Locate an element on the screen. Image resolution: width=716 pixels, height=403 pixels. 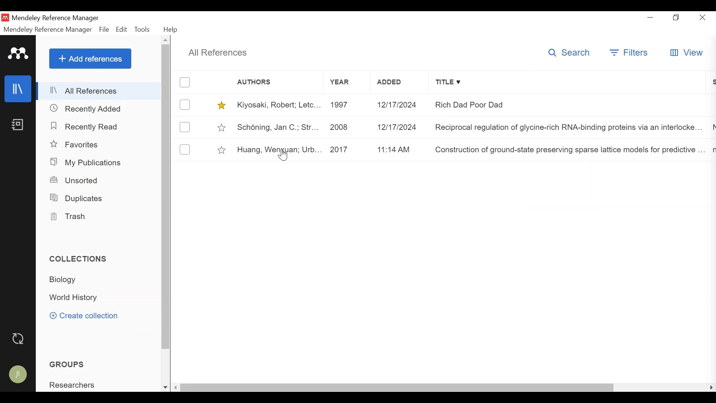
minimize is located at coordinates (650, 18).